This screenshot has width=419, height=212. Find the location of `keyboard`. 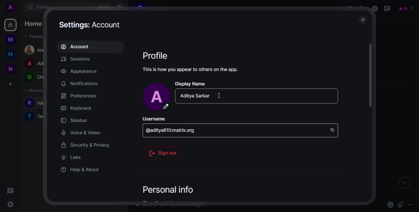

keyboard is located at coordinates (76, 108).